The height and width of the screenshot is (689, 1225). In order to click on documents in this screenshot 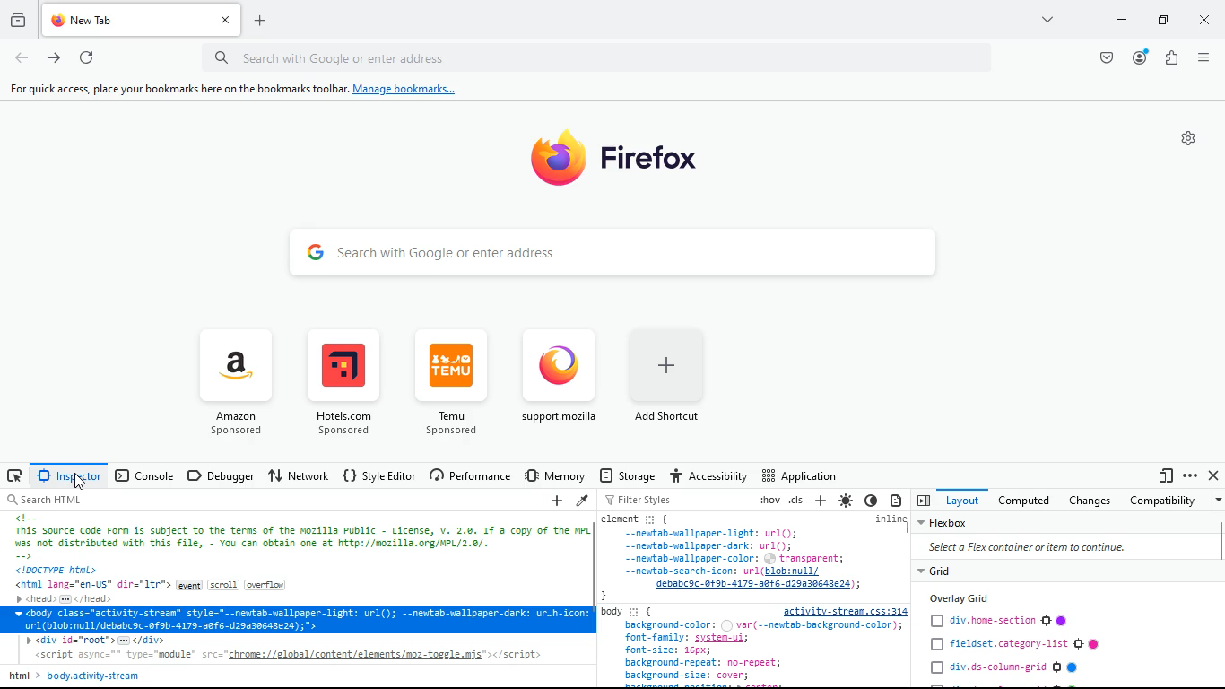, I will do `click(898, 500)`.